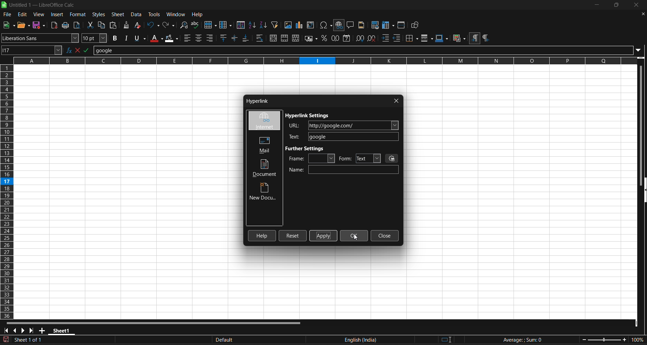 Image resolution: width=647 pixels, height=345 pixels. Describe the element at coordinates (597, 5) in the screenshot. I see `minimize` at that location.